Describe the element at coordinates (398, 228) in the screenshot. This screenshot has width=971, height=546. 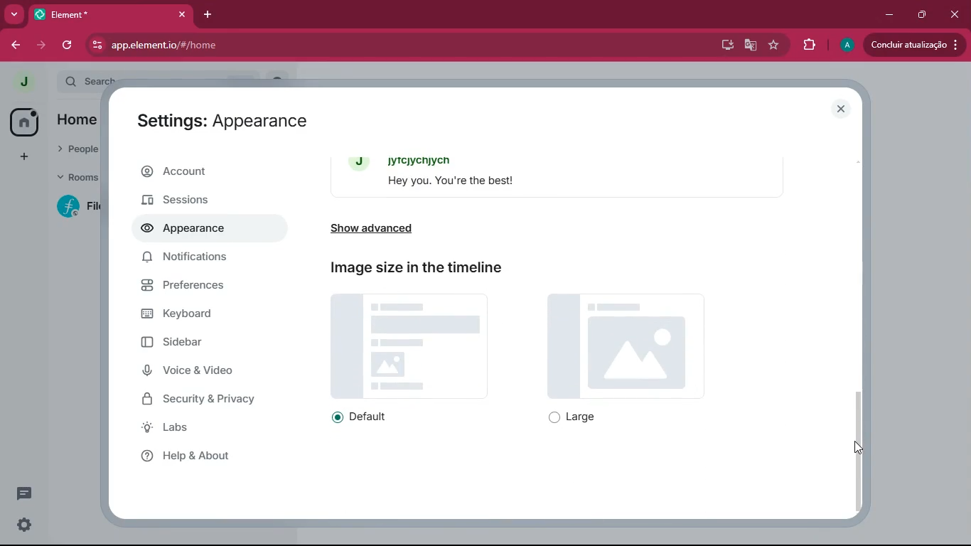
I see `show advanced` at that location.